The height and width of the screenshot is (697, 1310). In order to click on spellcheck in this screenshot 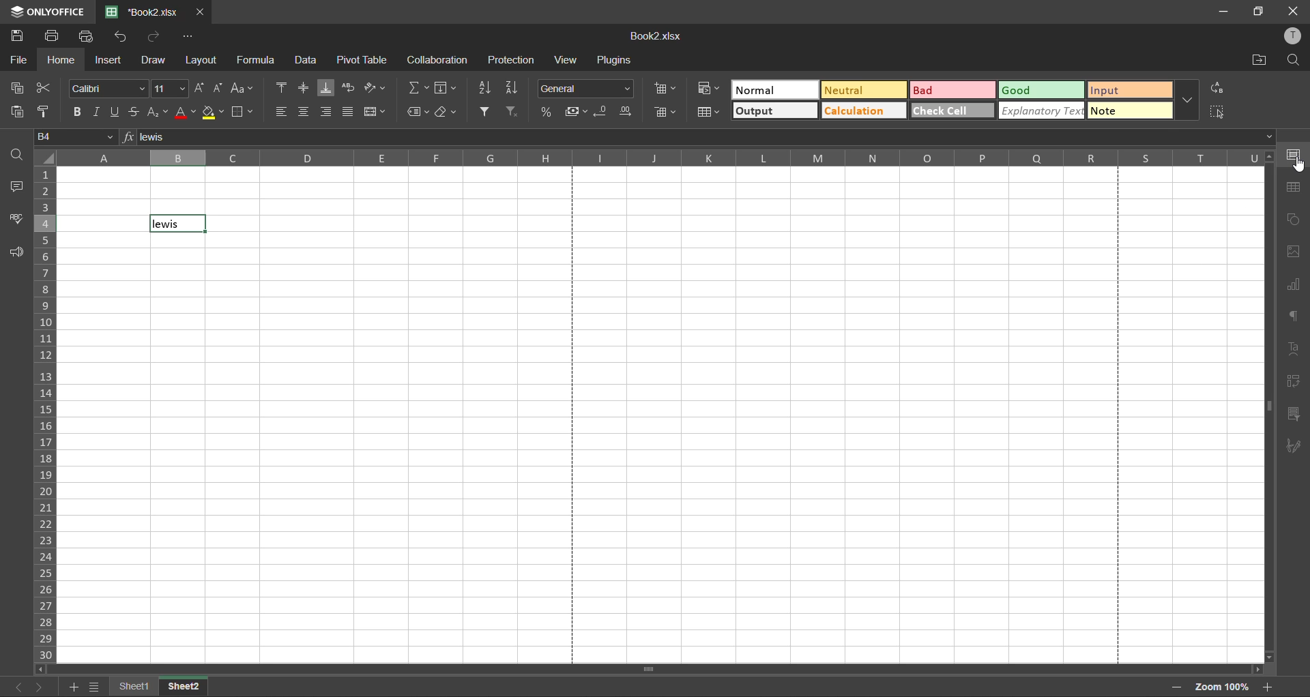, I will do `click(16, 218)`.